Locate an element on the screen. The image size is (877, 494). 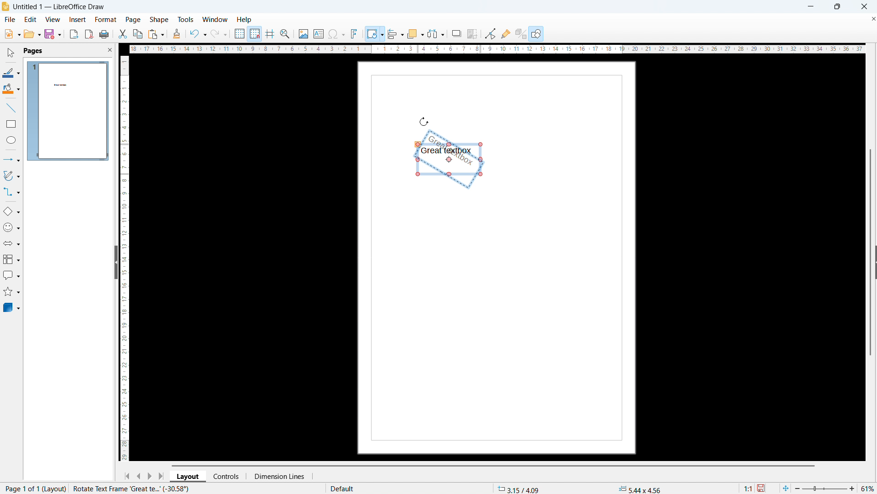
export as pdf is located at coordinates (89, 34).